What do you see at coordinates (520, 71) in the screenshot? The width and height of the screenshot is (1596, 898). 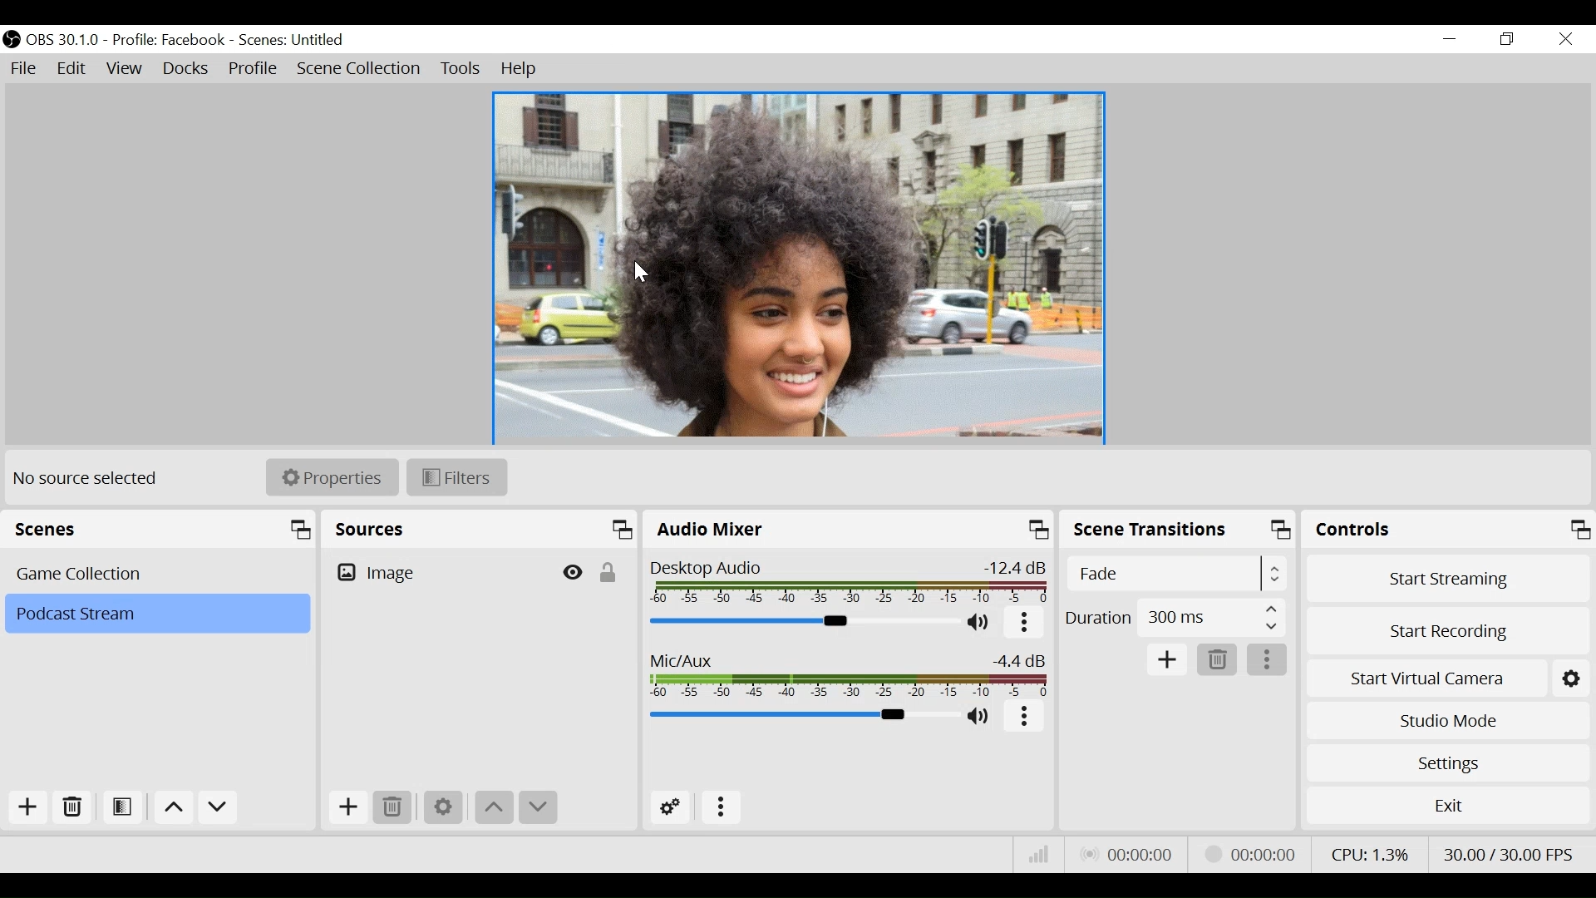 I see `Help` at bounding box center [520, 71].